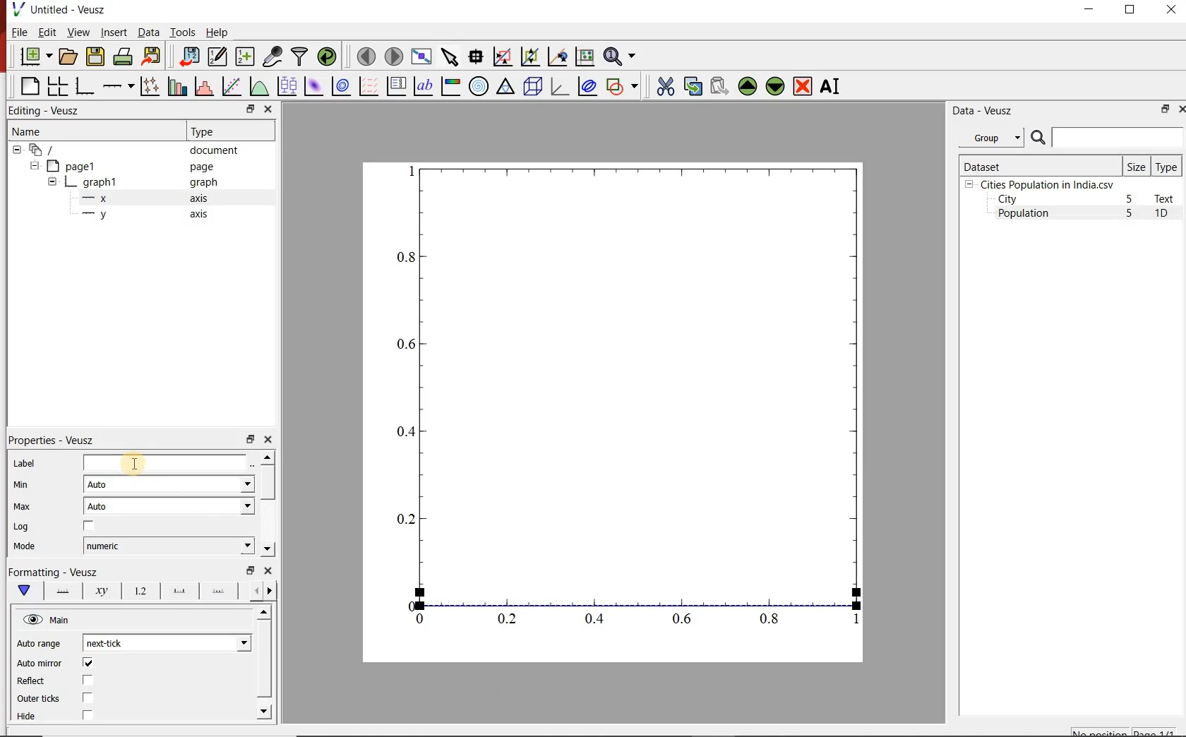 The height and width of the screenshot is (737, 1186). Describe the element at coordinates (532, 85) in the screenshot. I see `3d scene` at that location.